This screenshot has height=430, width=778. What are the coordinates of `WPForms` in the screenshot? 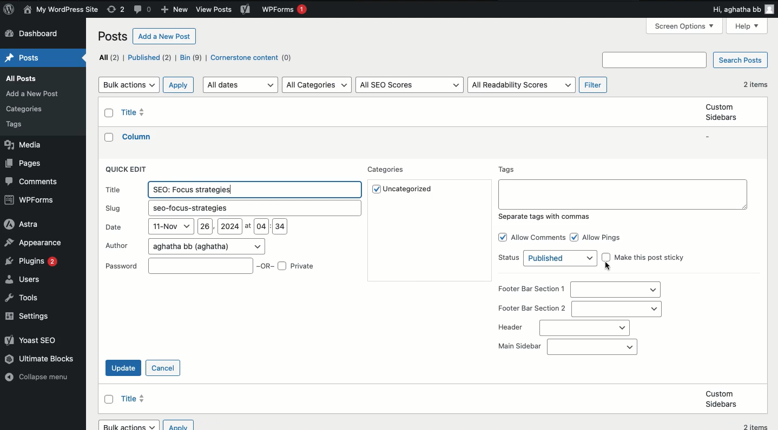 It's located at (30, 199).